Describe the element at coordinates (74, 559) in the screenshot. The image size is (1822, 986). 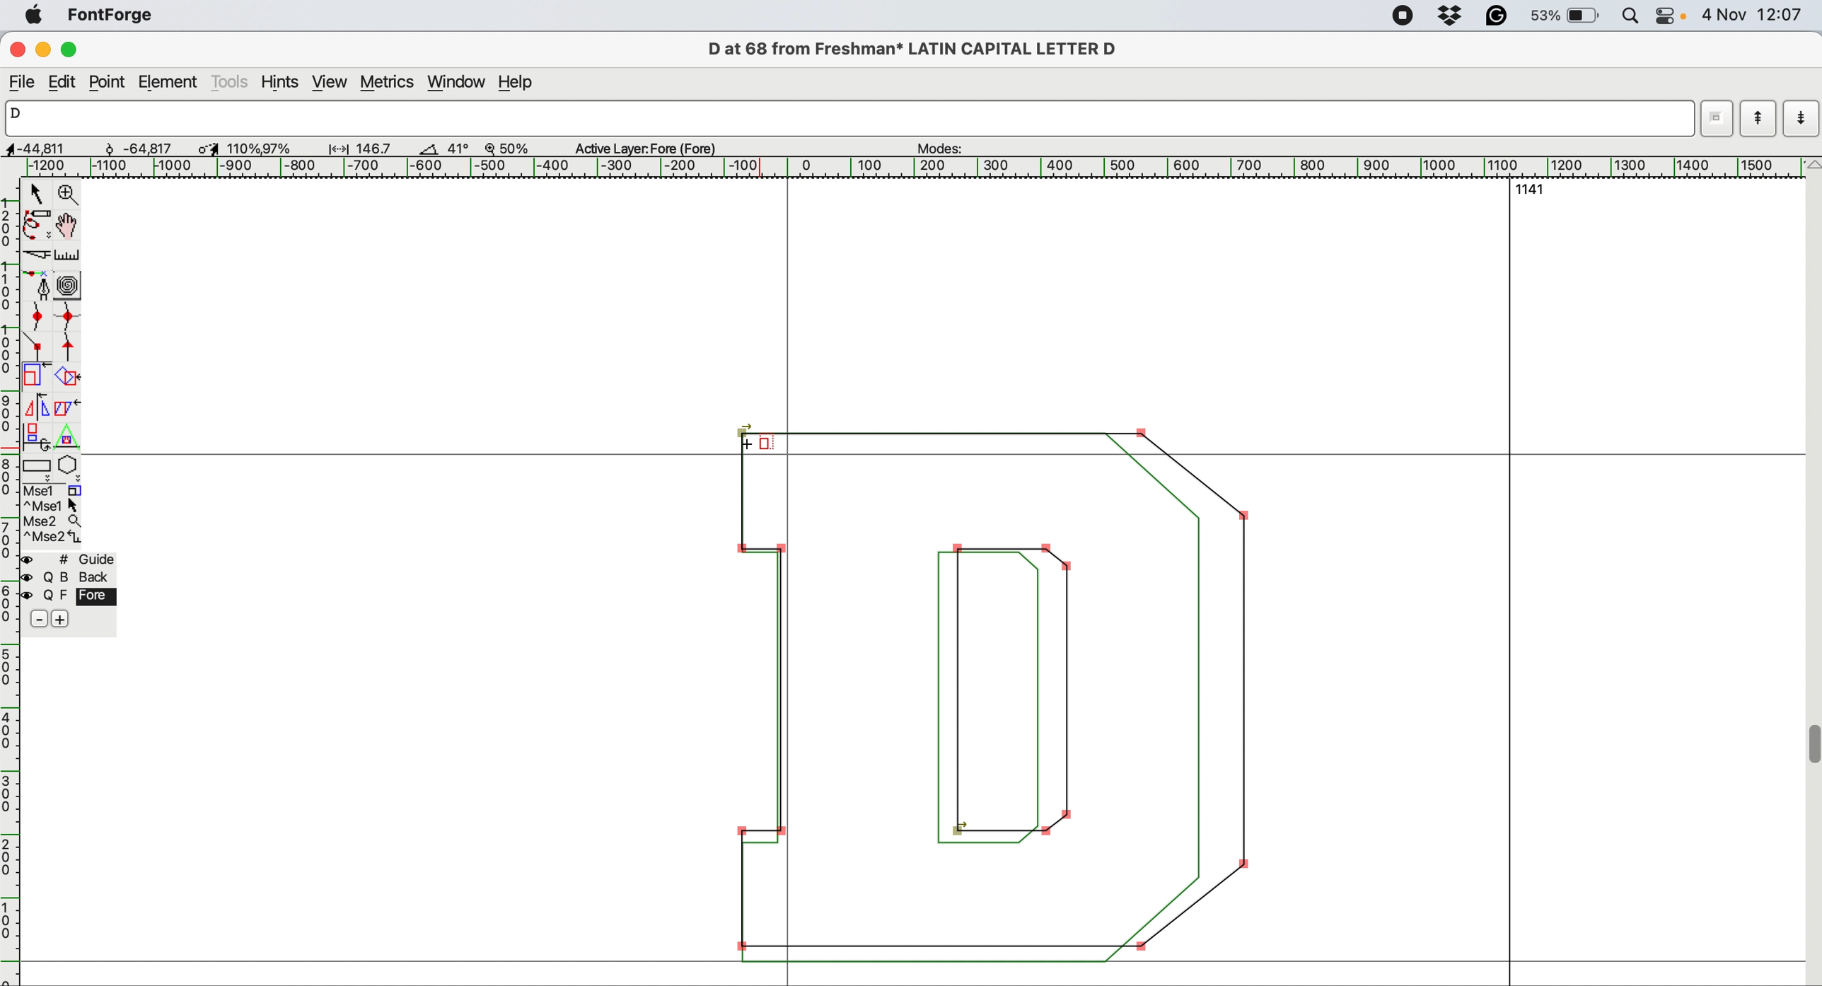
I see `# guide` at that location.